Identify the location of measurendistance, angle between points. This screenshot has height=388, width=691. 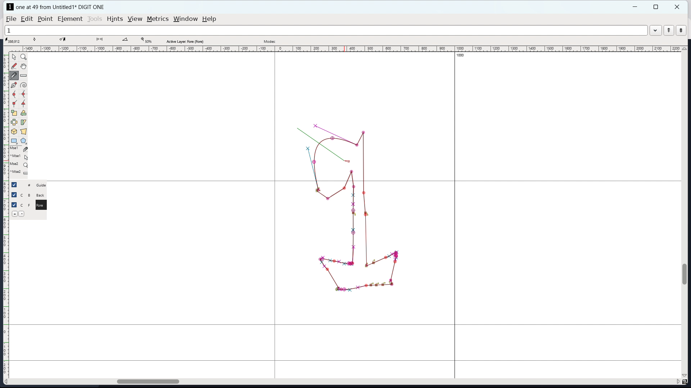
(25, 75).